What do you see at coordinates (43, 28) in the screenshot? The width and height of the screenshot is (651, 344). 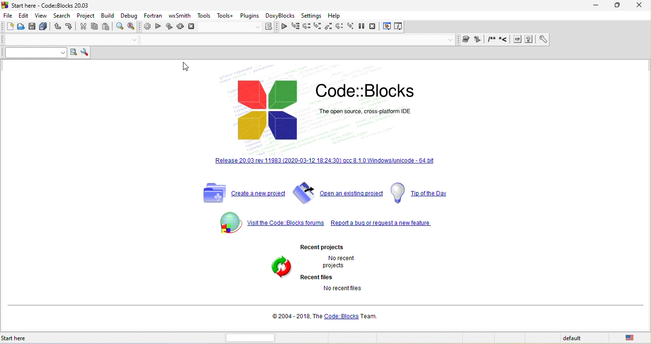 I see `save everything` at bounding box center [43, 28].